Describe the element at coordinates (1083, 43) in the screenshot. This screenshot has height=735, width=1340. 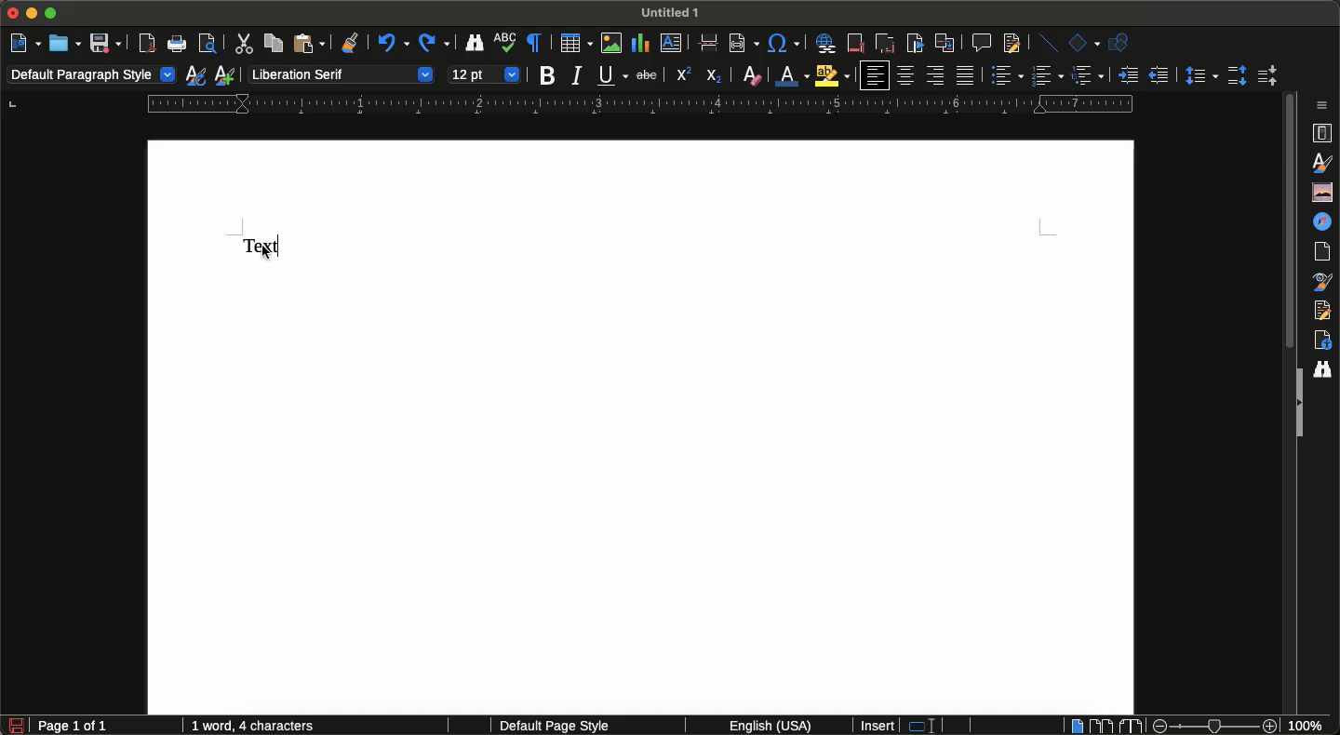
I see `Basic shapes` at that location.